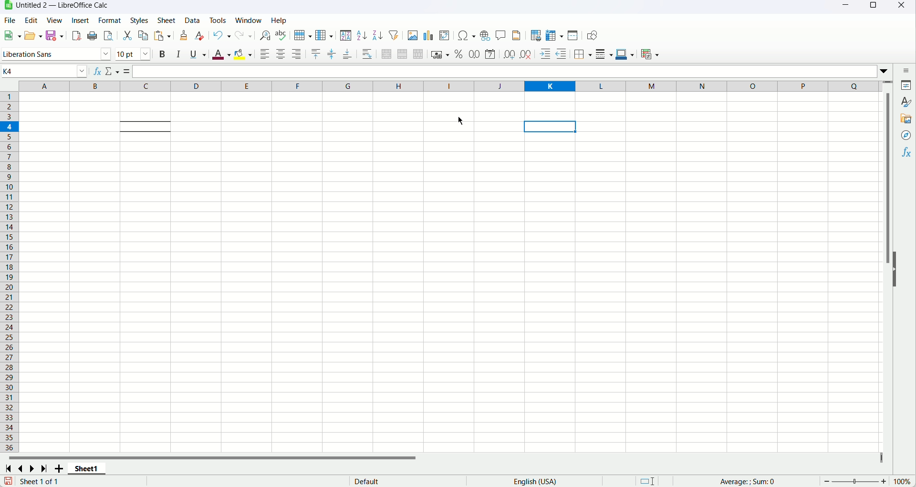 Image resolution: width=916 pixels, height=487 pixels. I want to click on Insert pivot table, so click(445, 35).